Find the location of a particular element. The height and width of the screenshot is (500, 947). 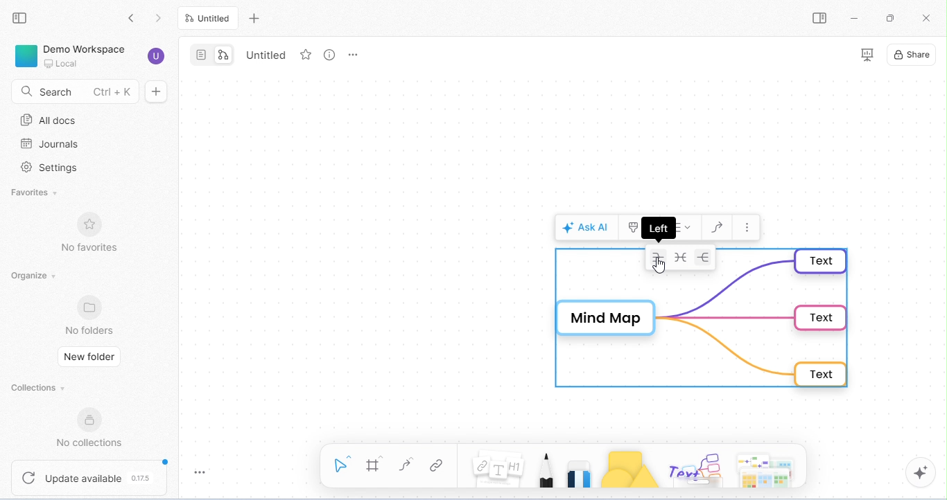

right is located at coordinates (704, 258).